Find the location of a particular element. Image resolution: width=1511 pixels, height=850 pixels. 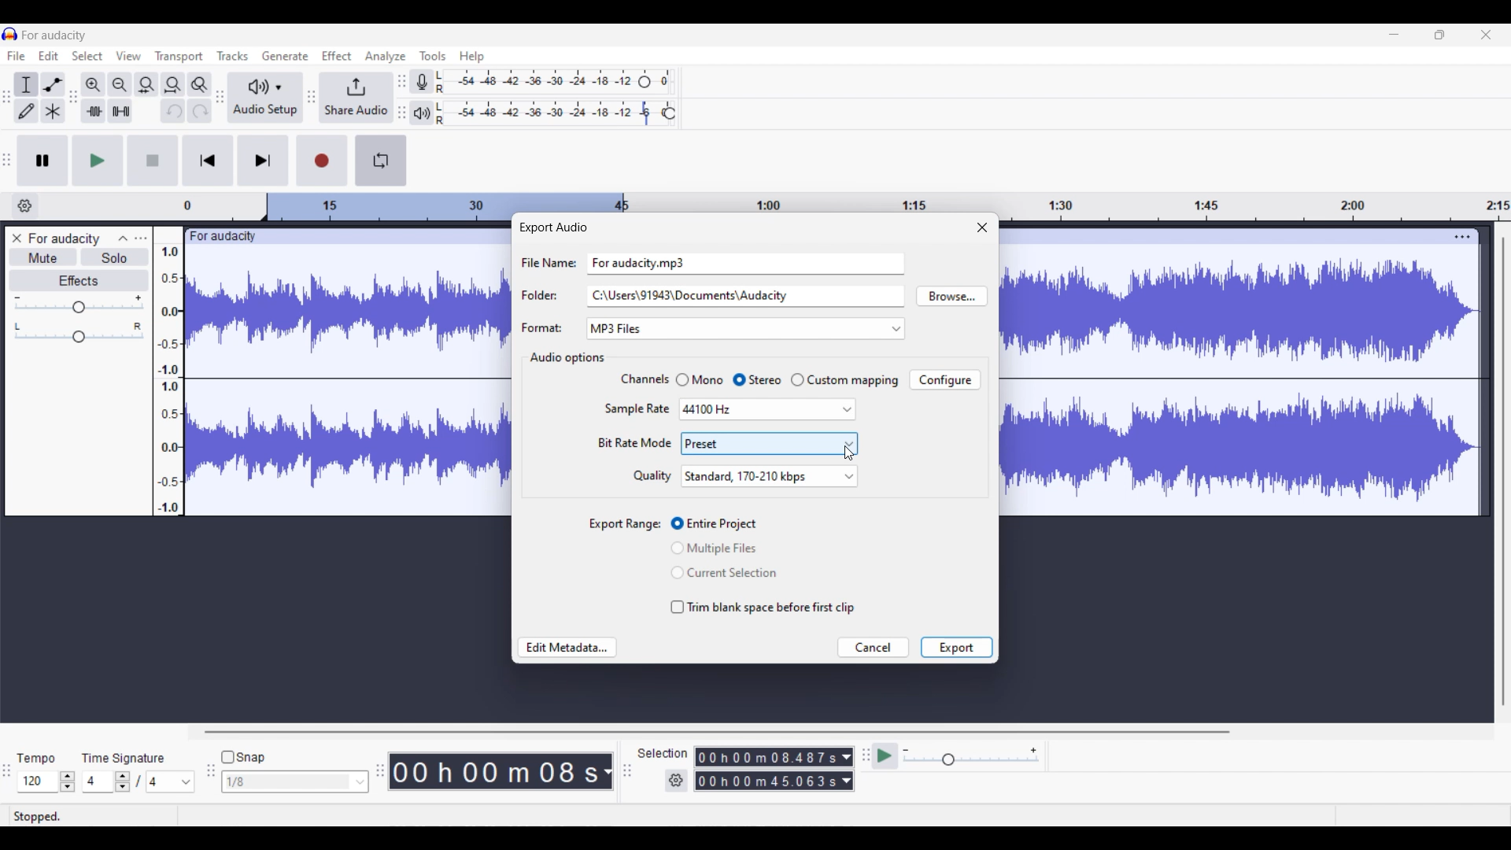

Effect menu is located at coordinates (336, 55).